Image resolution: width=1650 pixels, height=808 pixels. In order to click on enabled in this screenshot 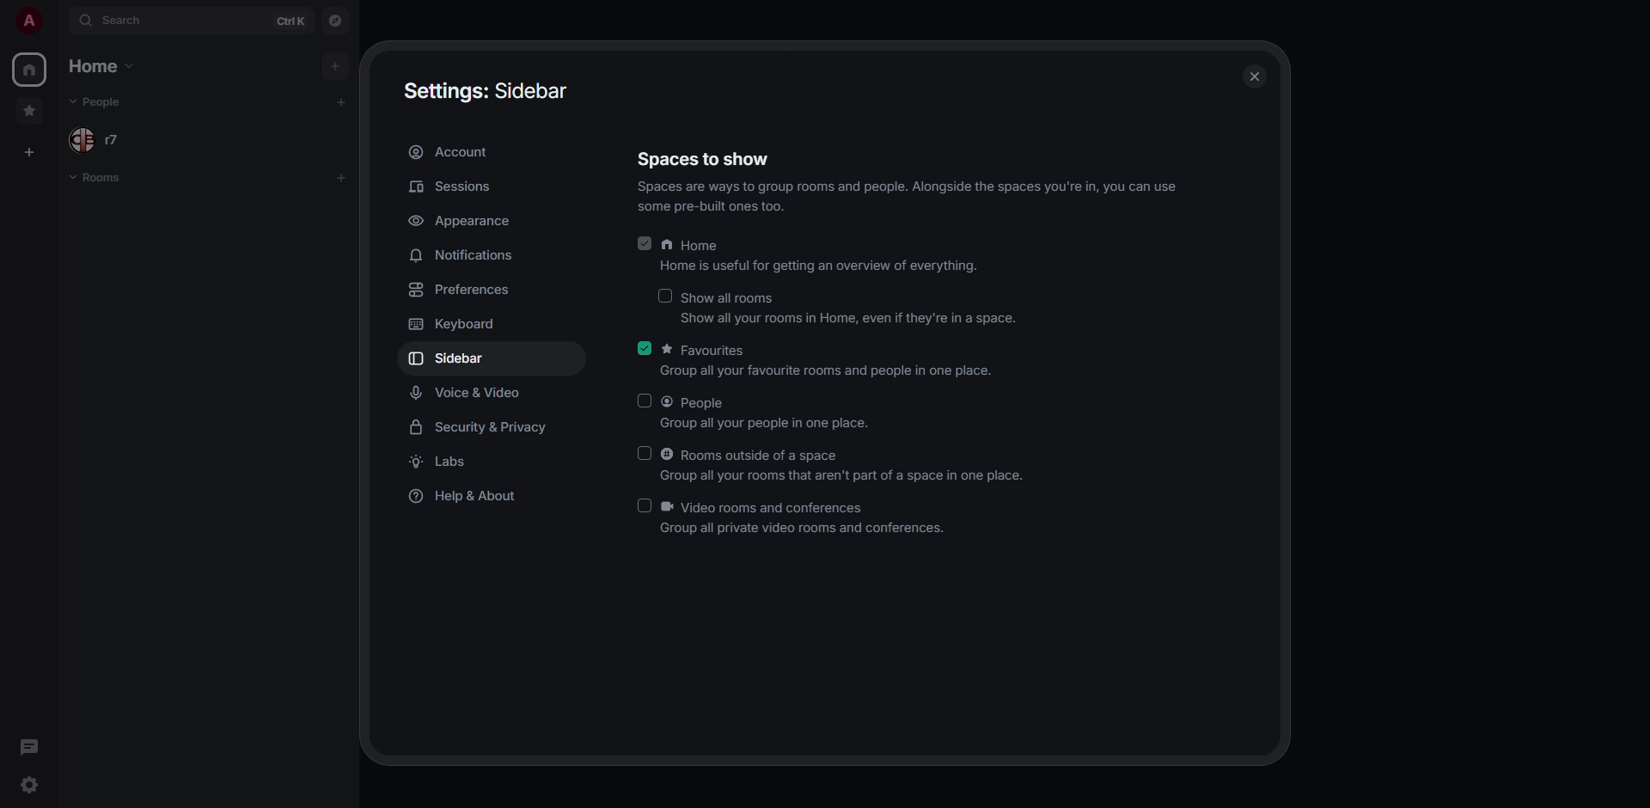, I will do `click(642, 347)`.